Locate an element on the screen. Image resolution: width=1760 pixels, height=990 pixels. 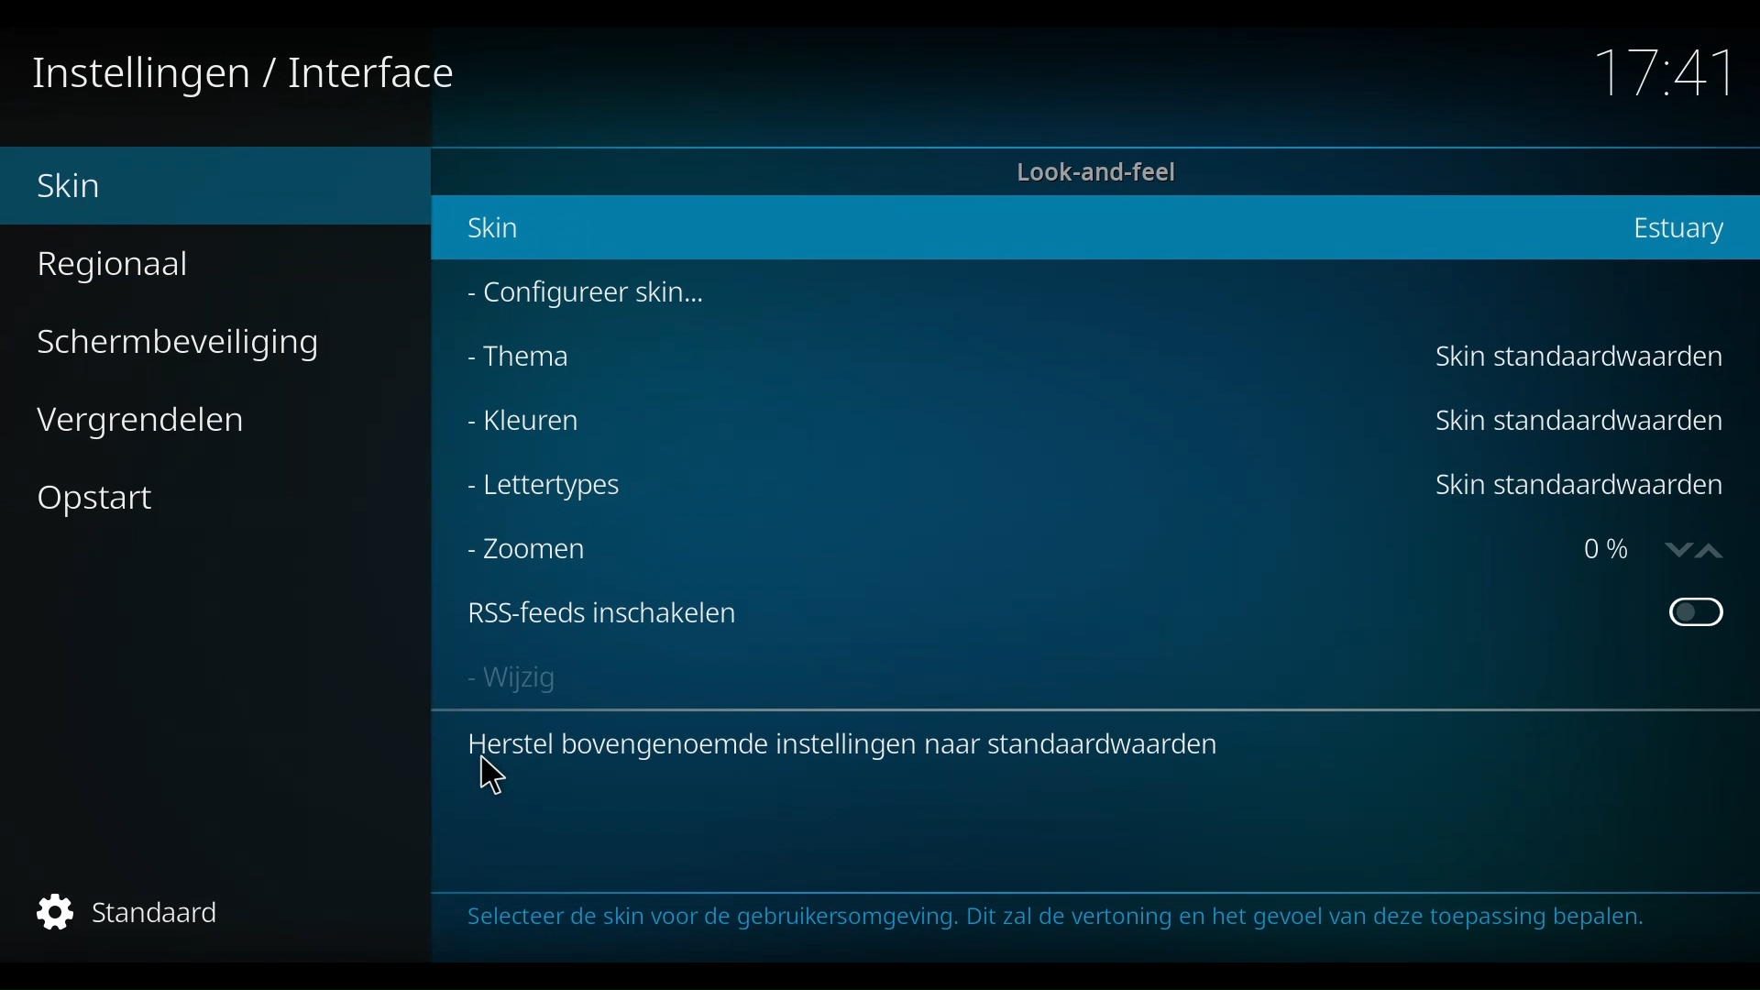
Thema is located at coordinates (516, 355).